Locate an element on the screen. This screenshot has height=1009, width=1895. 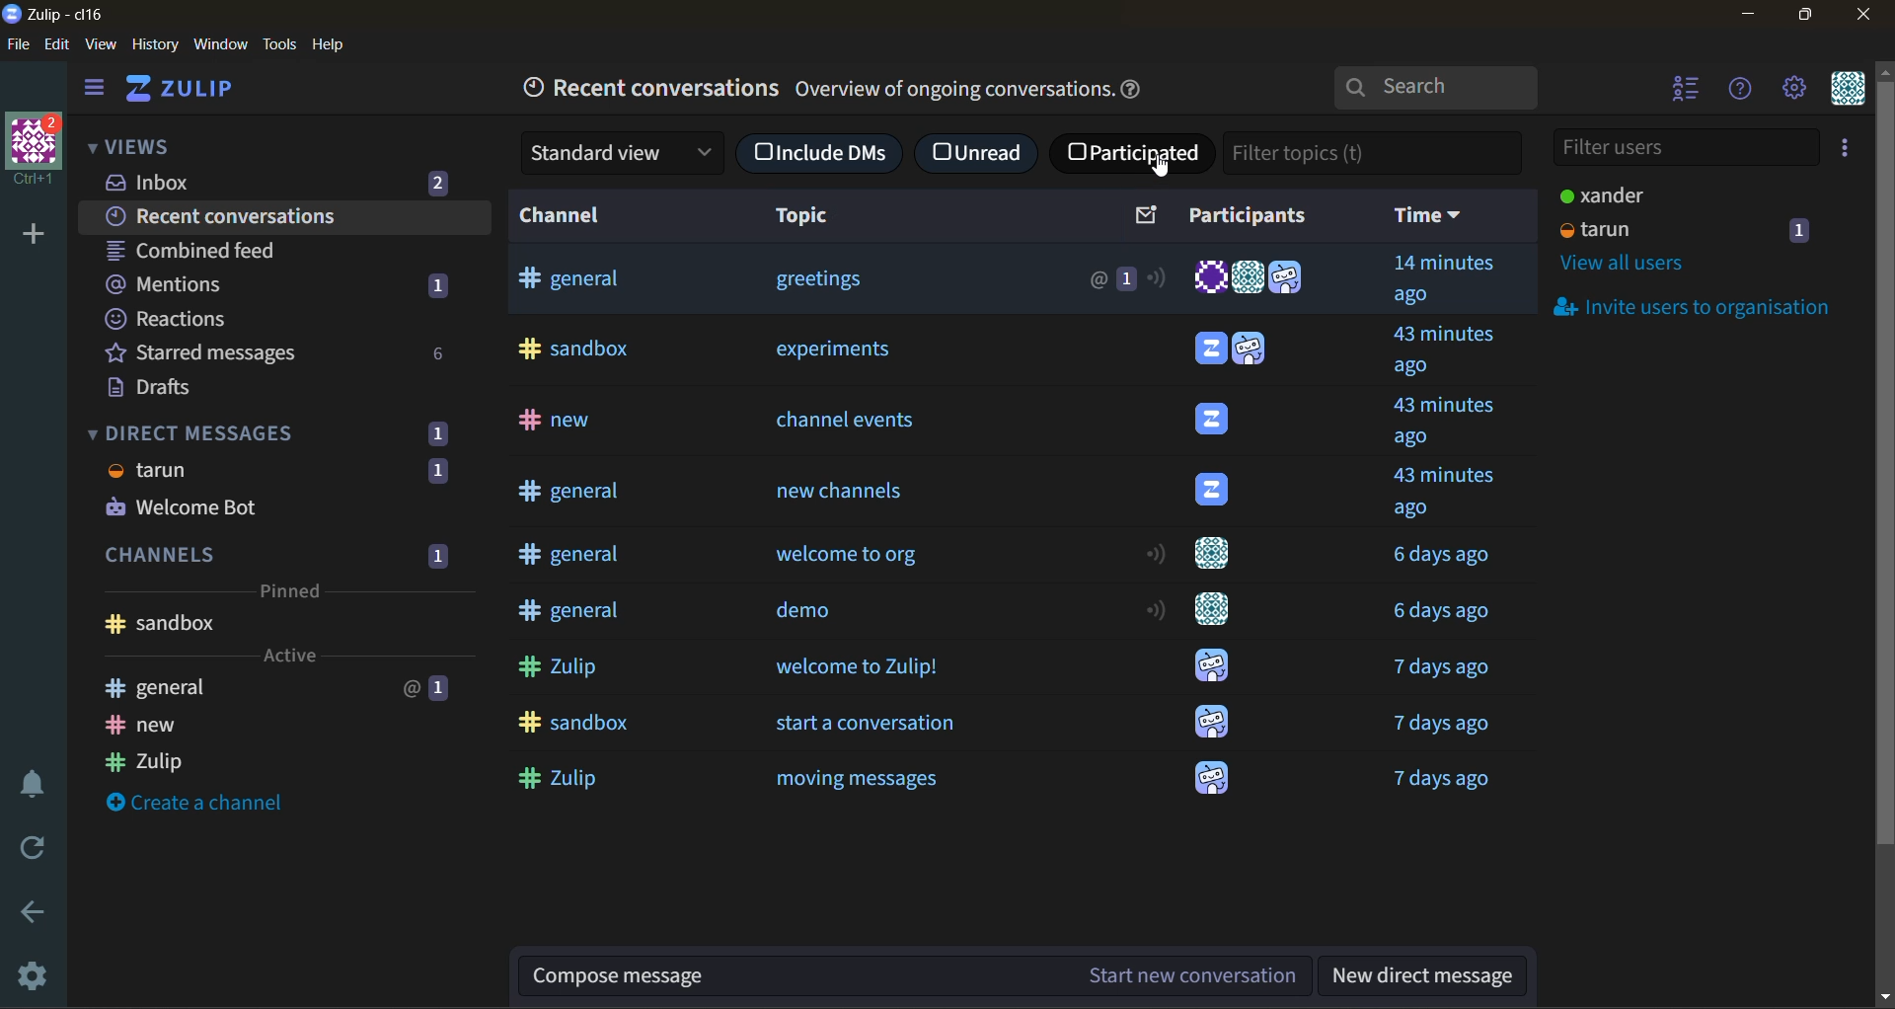
minimize is located at coordinates (1758, 19).